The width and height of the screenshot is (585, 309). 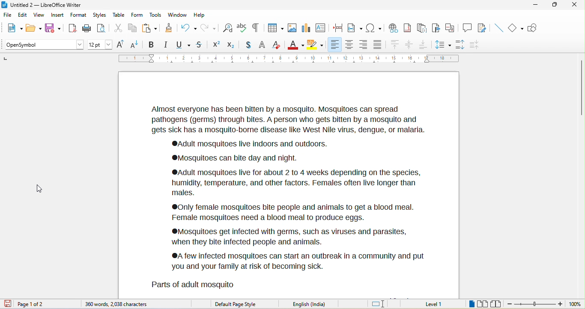 I want to click on align bottom, so click(x=422, y=45).